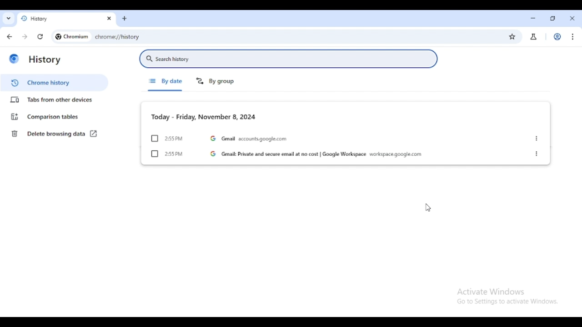  I want to click on Gmail accounts.google.com, so click(251, 138).